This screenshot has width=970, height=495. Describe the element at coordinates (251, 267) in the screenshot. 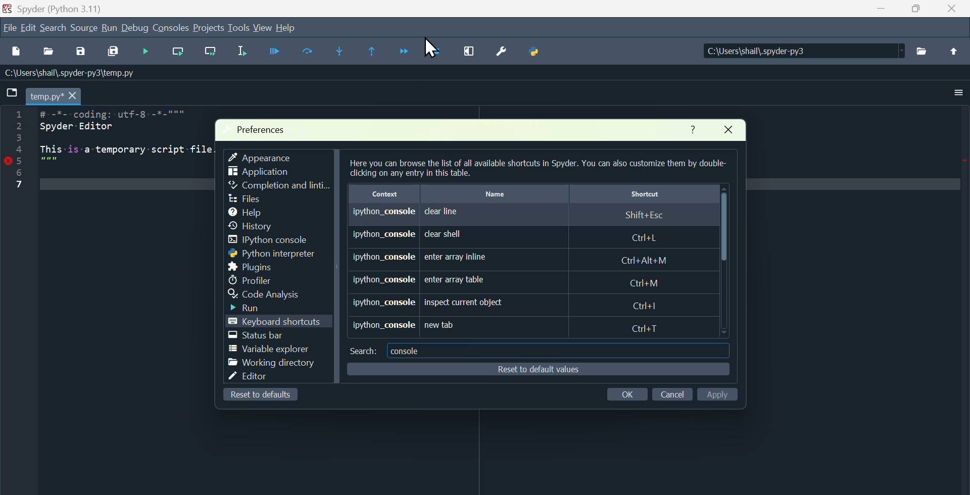

I see `Plugins` at that location.